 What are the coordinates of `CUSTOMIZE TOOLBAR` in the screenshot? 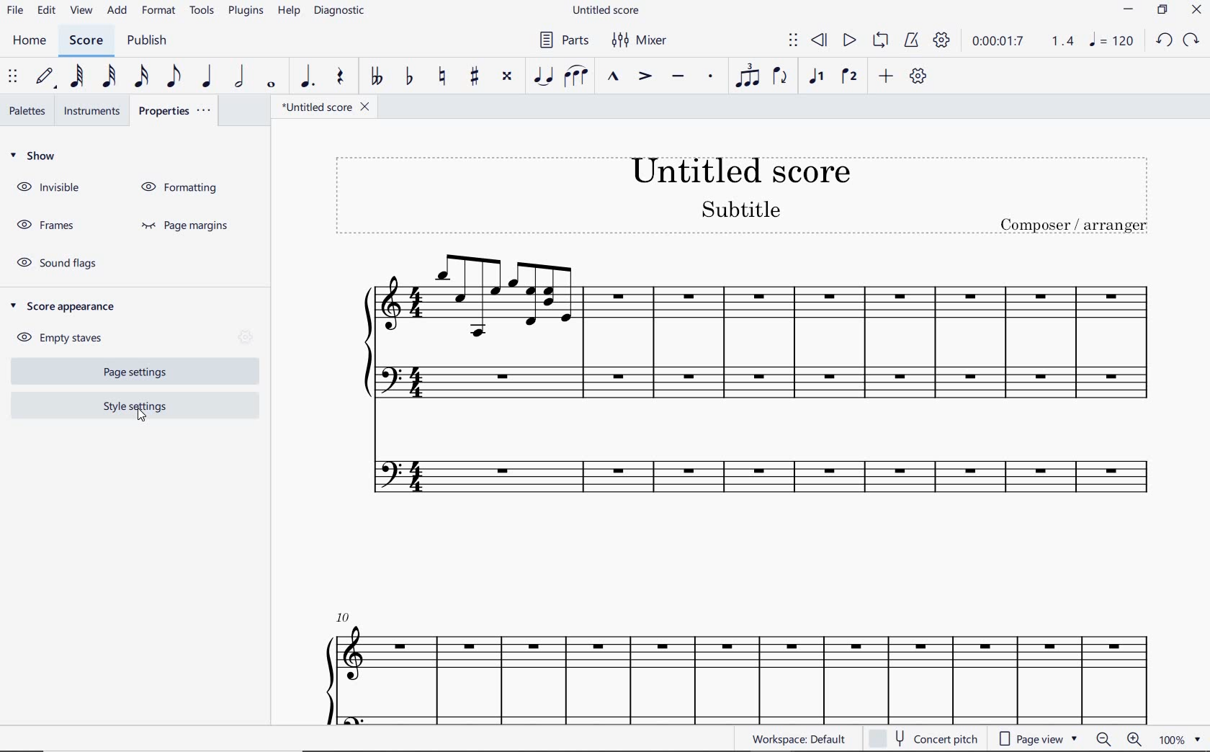 It's located at (918, 76).